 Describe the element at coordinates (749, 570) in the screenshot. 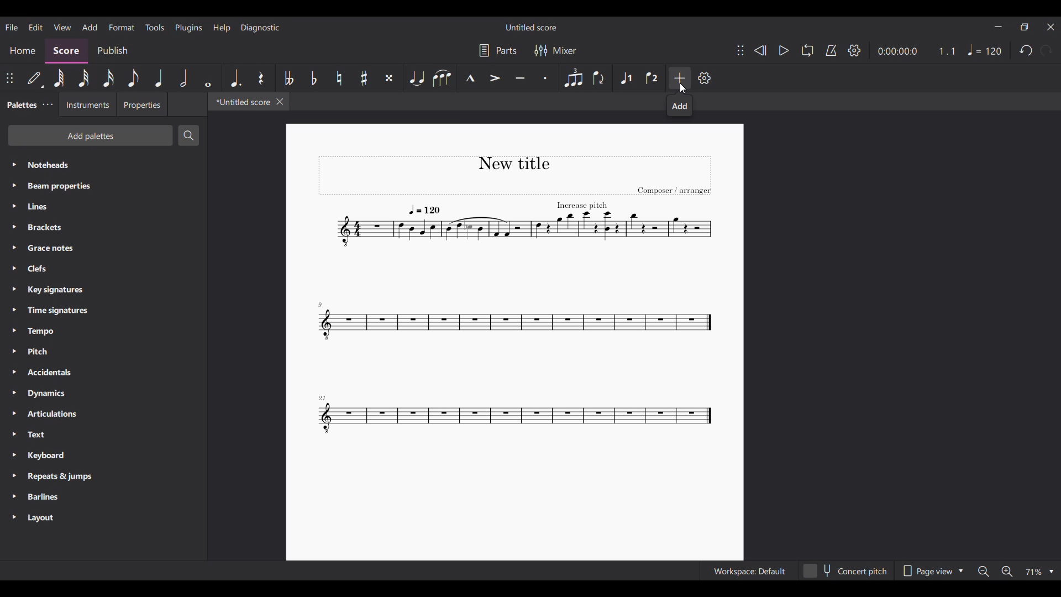

I see `Workspace: Default` at that location.